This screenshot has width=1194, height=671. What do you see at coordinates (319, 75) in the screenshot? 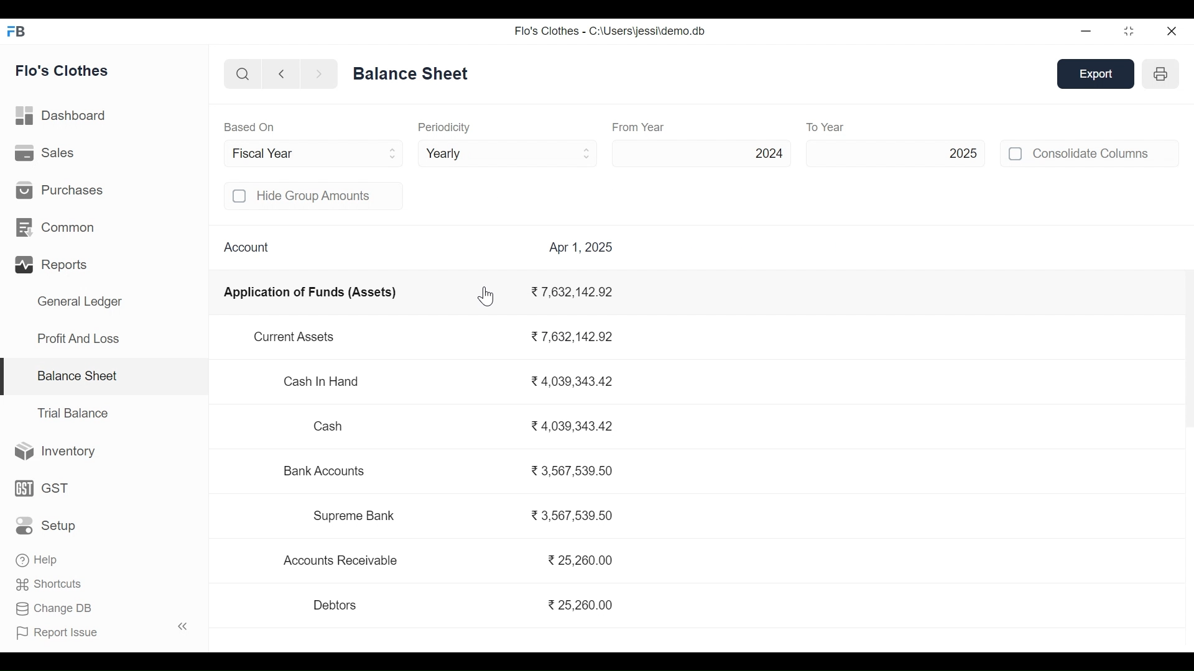
I see `forward` at bounding box center [319, 75].